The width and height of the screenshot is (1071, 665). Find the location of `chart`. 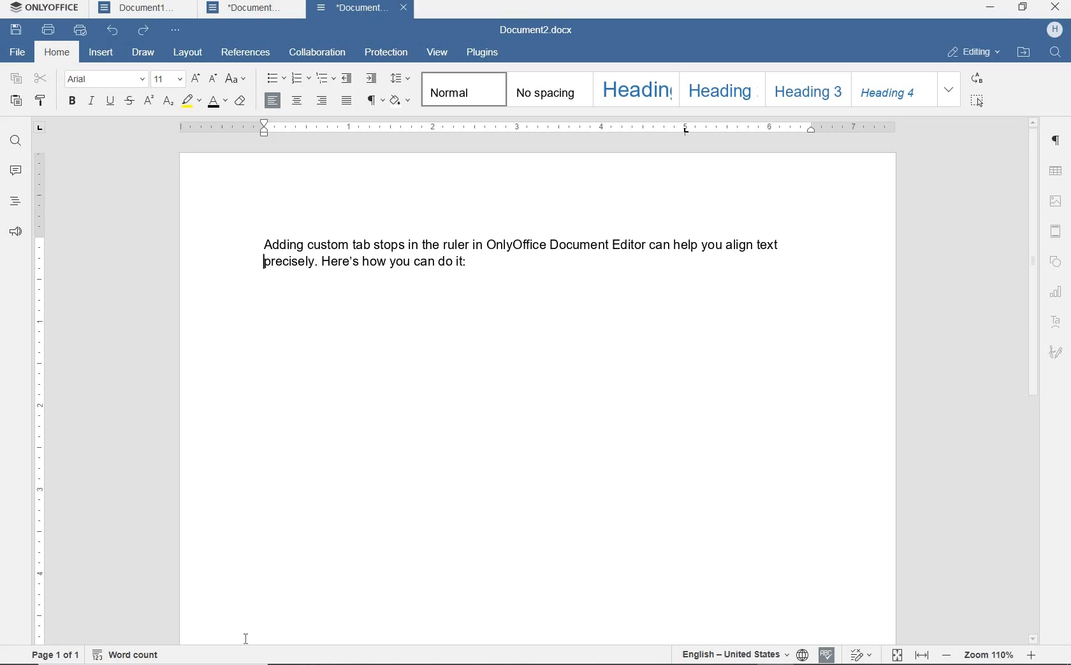

chart is located at coordinates (1058, 290).